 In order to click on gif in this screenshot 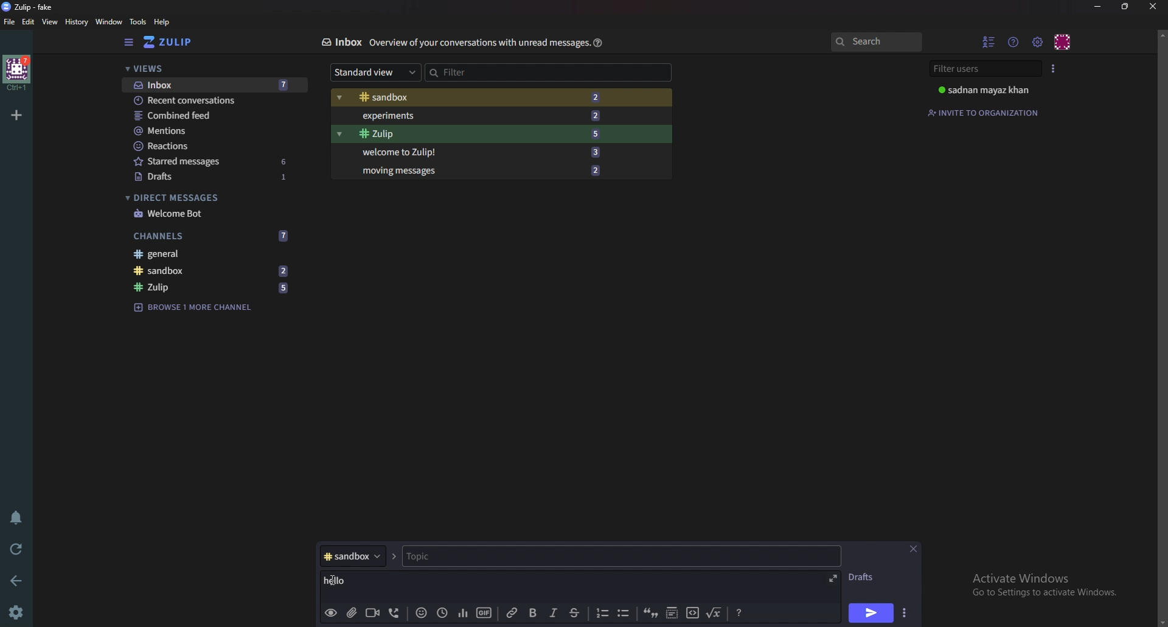, I will do `click(482, 613)`.